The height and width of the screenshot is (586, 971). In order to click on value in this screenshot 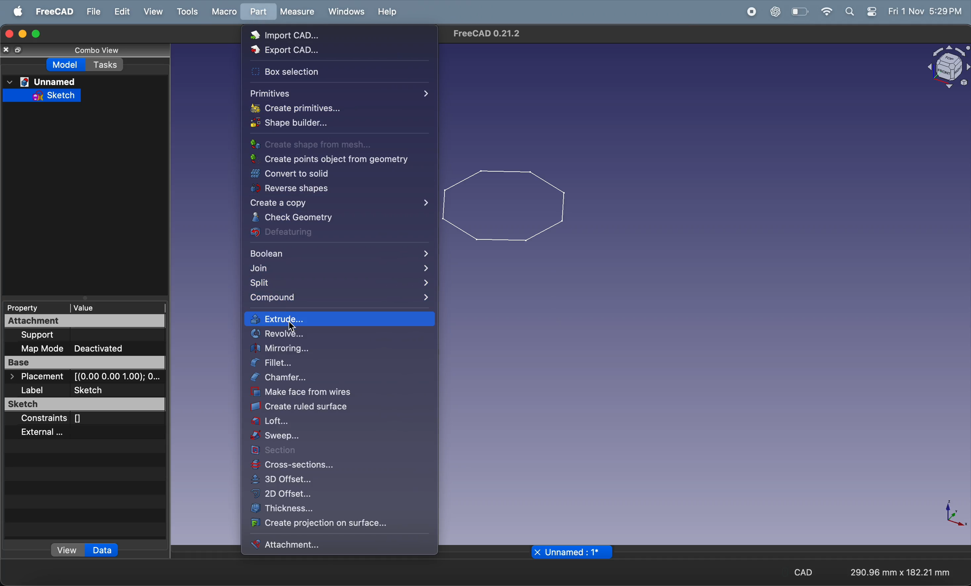, I will do `click(112, 308)`.